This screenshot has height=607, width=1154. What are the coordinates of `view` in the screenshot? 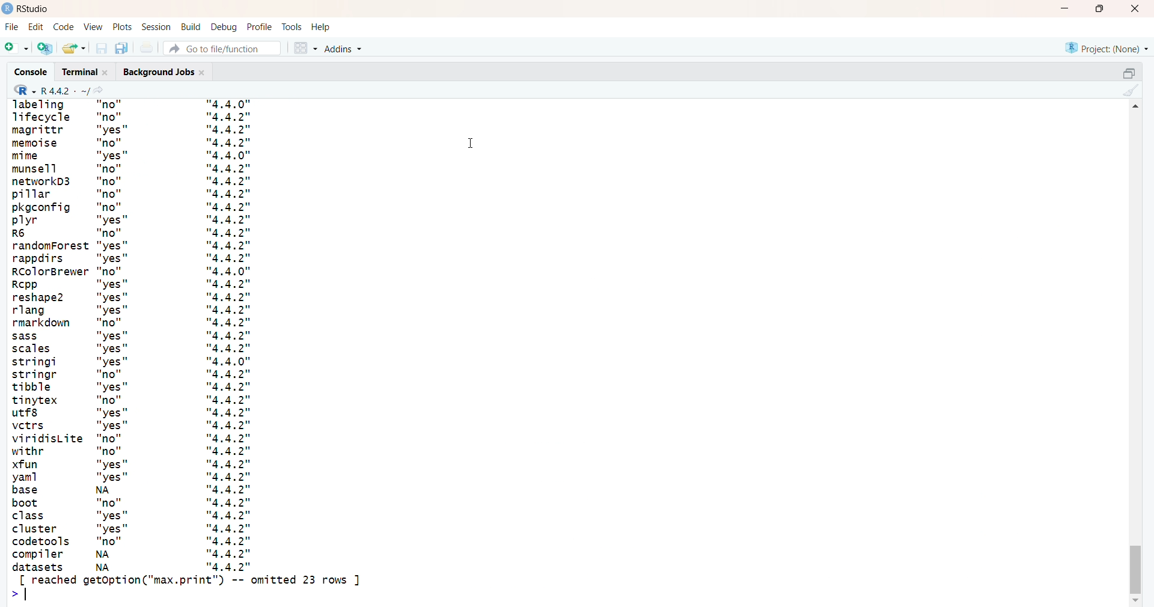 It's located at (93, 26).